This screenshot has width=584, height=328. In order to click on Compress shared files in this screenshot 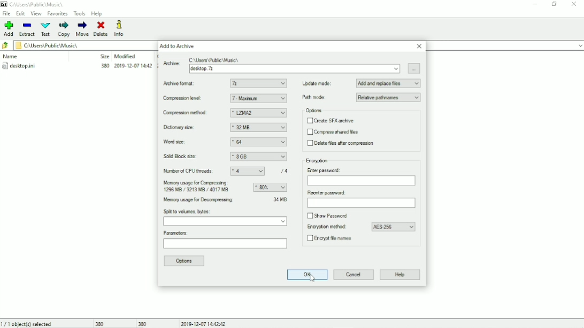, I will do `click(334, 132)`.